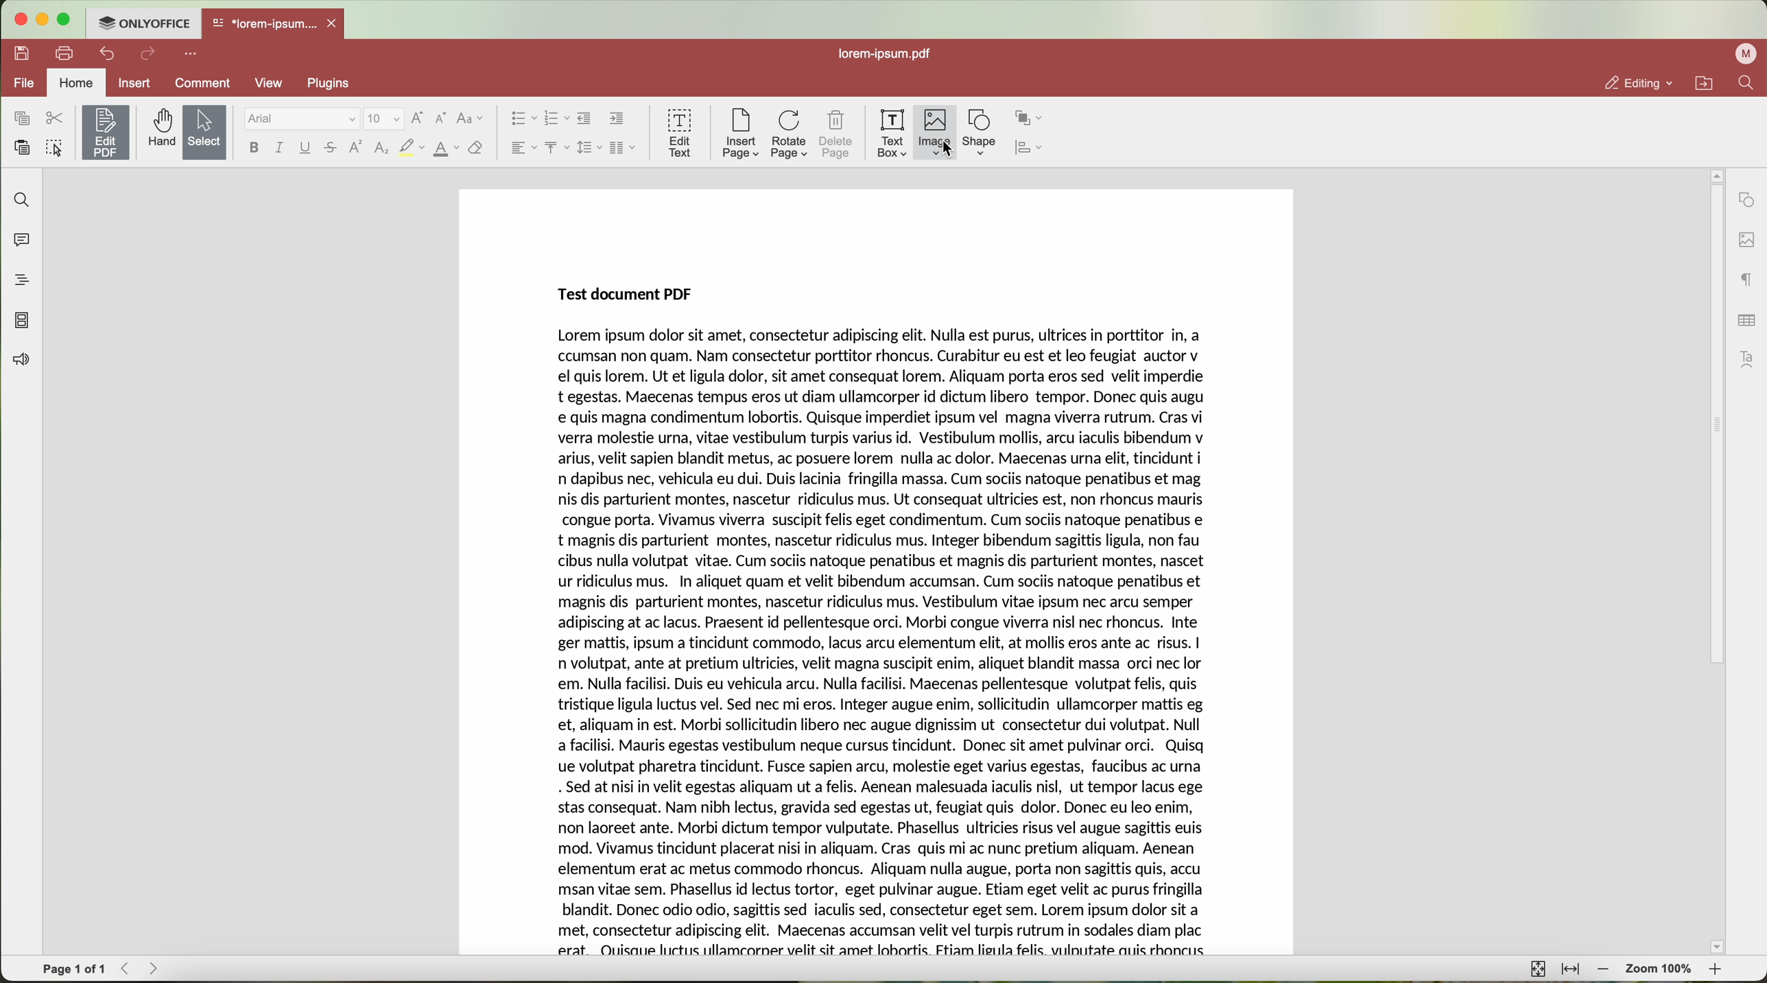 The height and width of the screenshot is (983, 1767). I want to click on find, so click(1746, 82).